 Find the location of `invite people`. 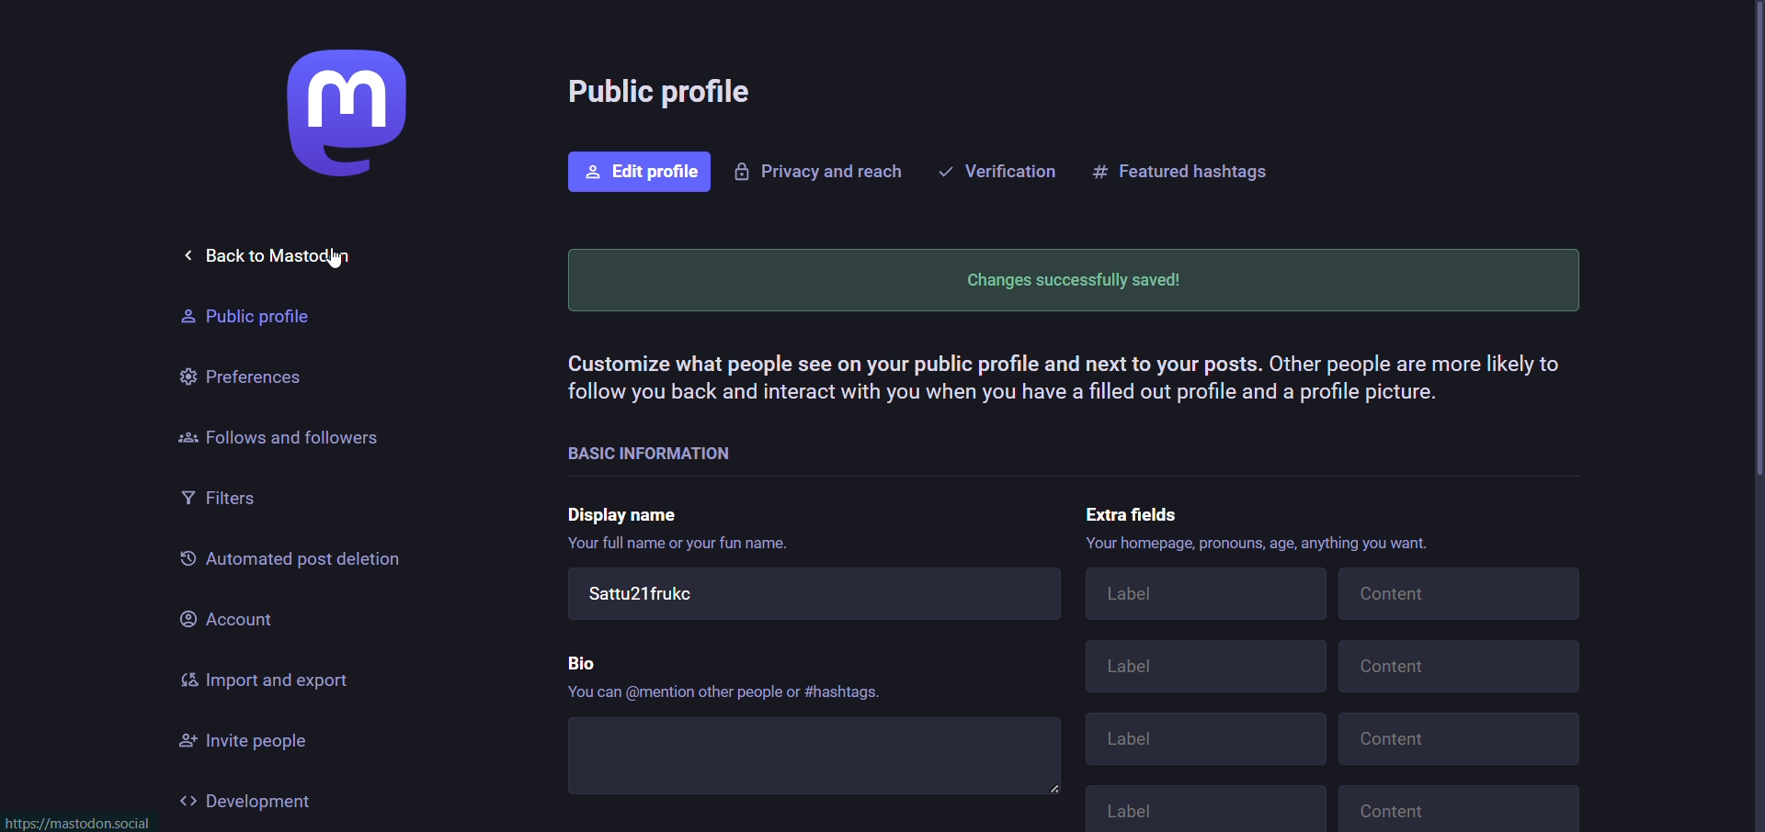

invite people is located at coordinates (256, 742).